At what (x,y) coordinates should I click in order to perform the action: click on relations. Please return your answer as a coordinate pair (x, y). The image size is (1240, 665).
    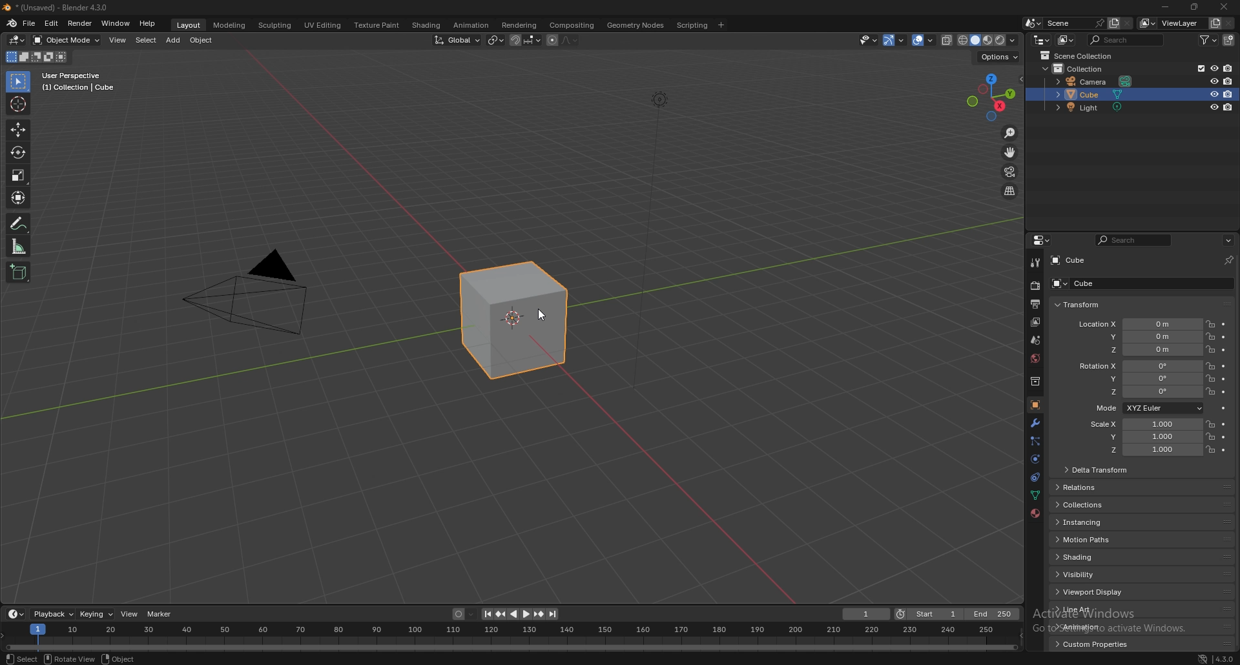
    Looking at the image, I should click on (1099, 487).